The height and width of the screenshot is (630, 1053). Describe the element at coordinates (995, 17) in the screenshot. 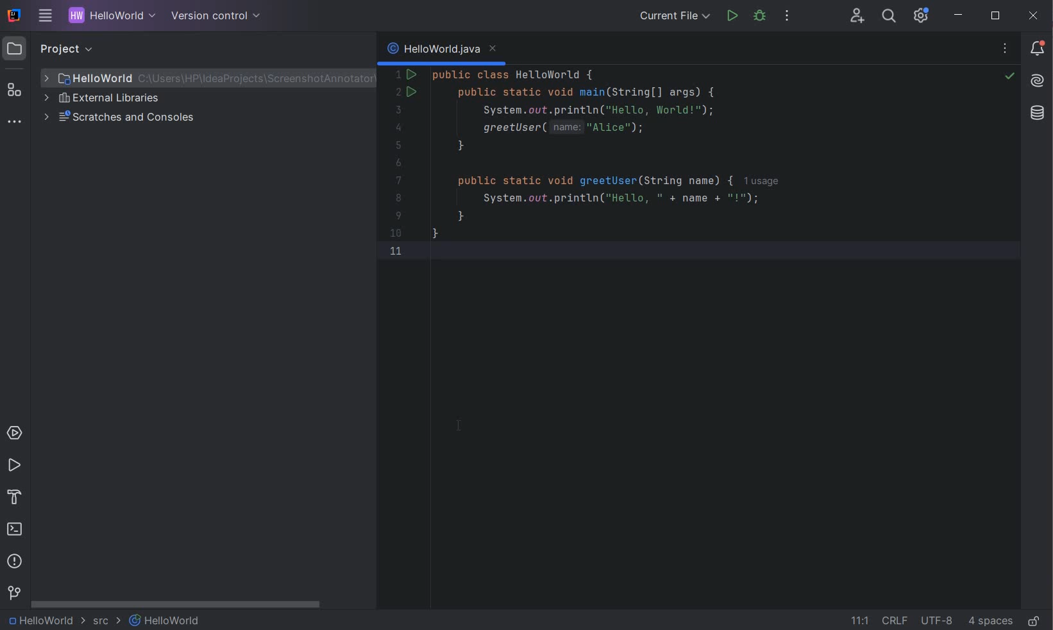

I see `RESTORE DOWN` at that location.